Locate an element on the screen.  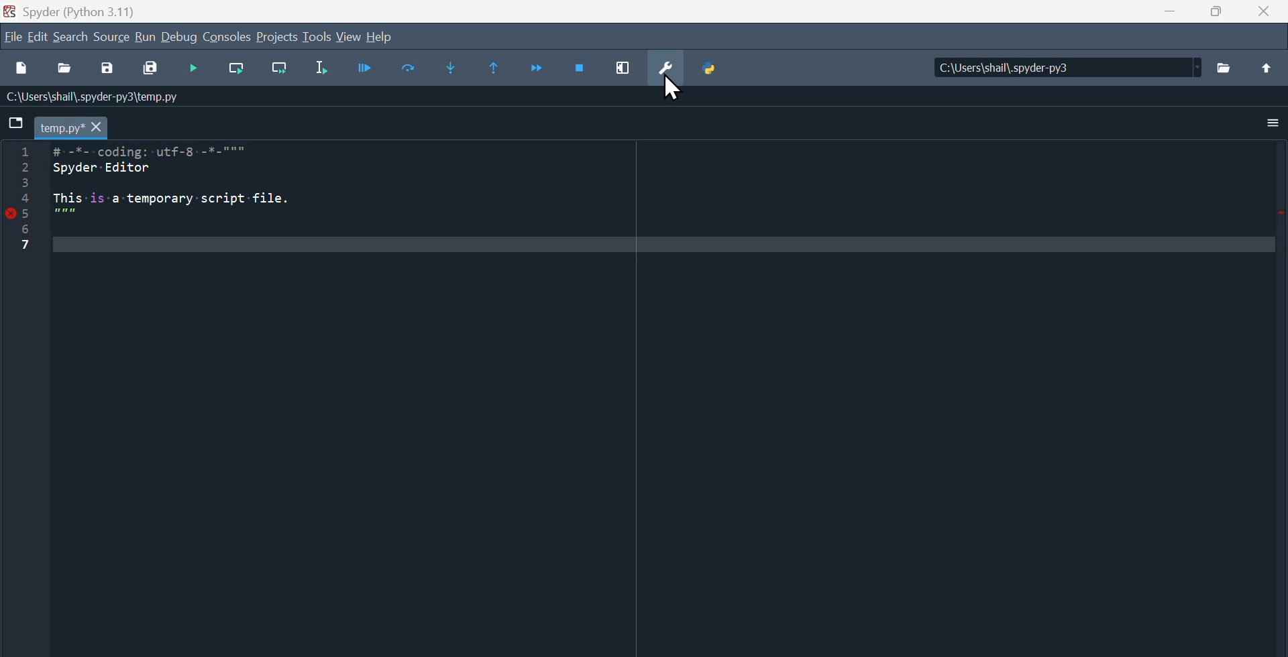
minimise is located at coordinates (1165, 16).